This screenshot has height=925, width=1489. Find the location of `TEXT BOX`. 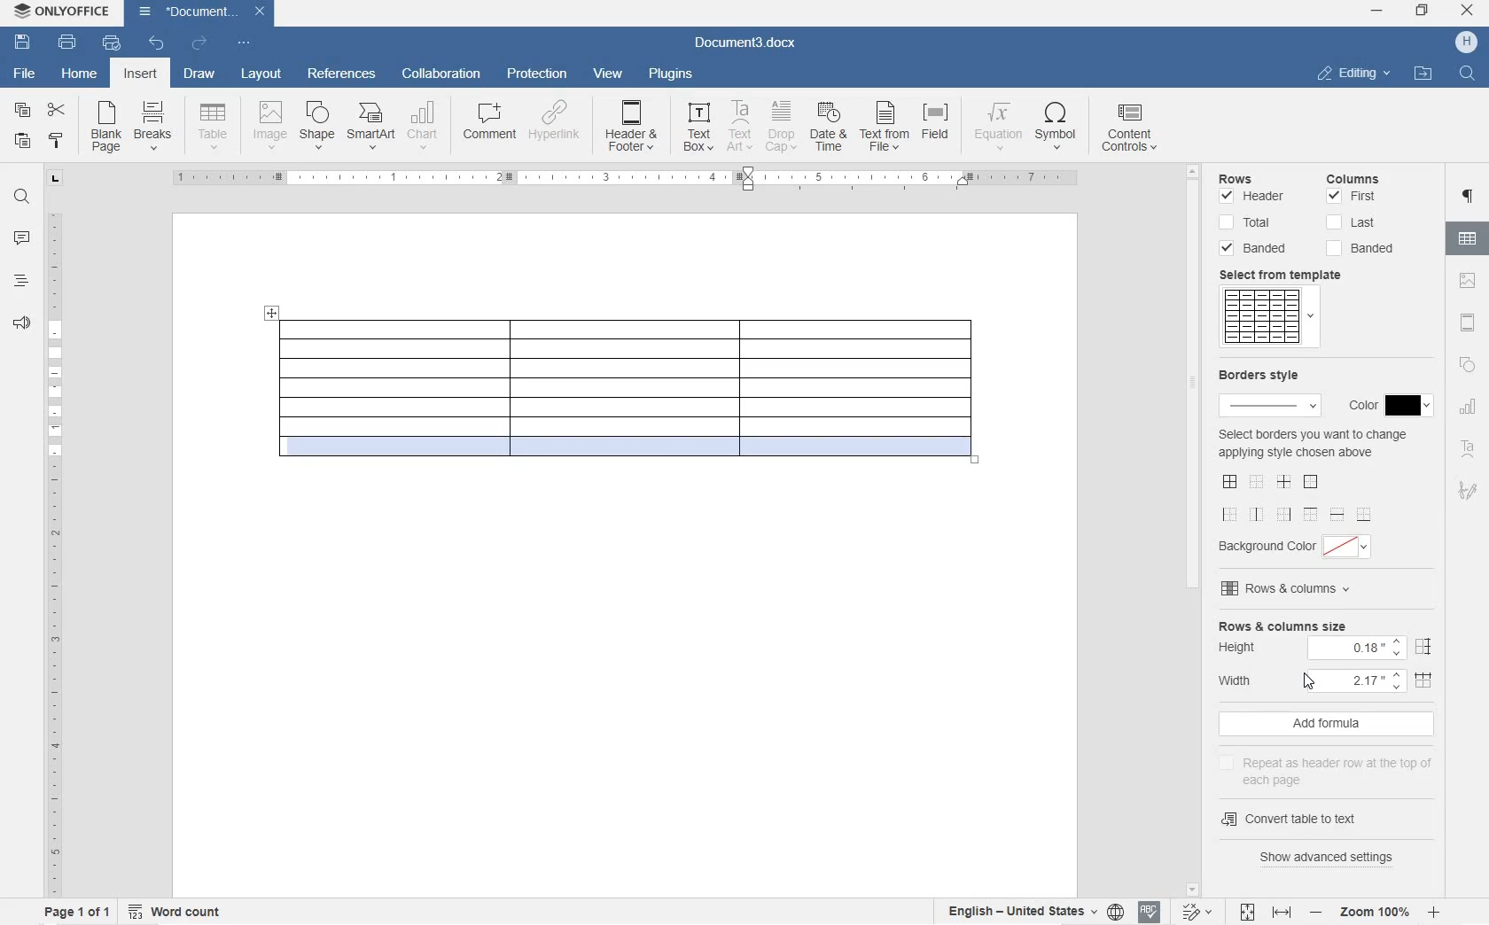

TEXT BOX is located at coordinates (698, 129).